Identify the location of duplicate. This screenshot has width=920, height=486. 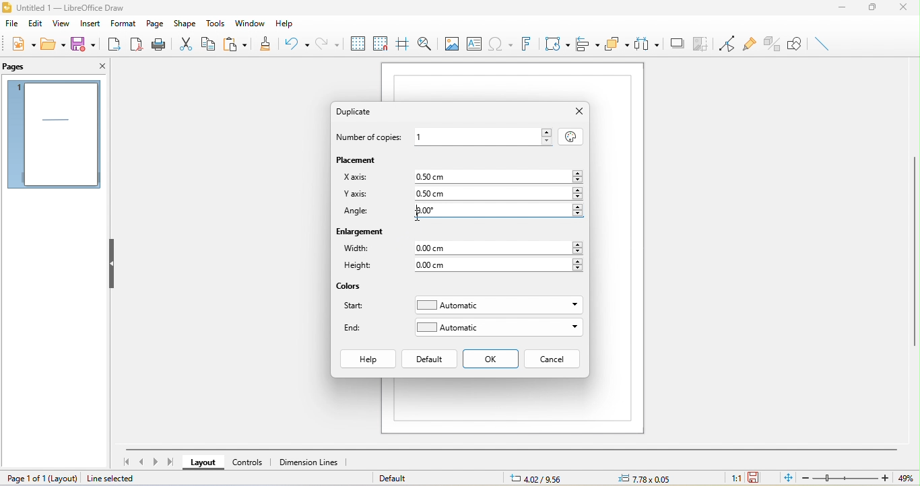
(360, 111).